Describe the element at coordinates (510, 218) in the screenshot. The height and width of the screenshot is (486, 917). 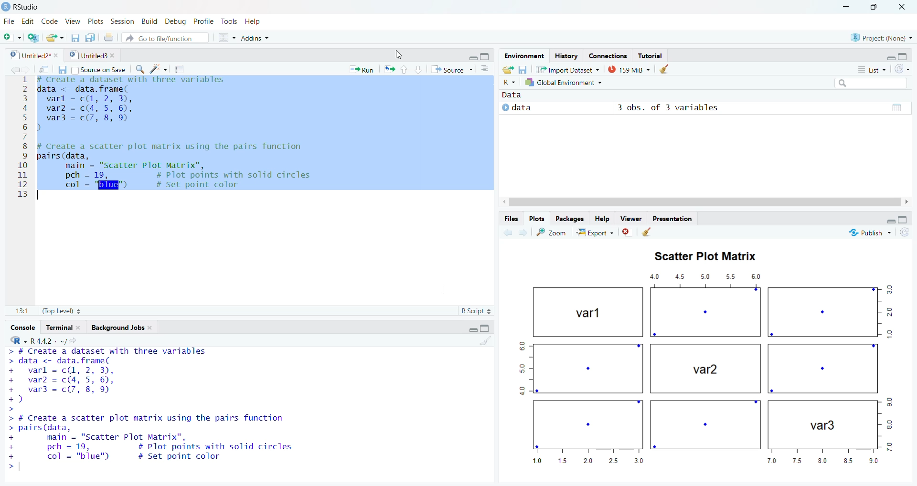
I see `Files` at that location.